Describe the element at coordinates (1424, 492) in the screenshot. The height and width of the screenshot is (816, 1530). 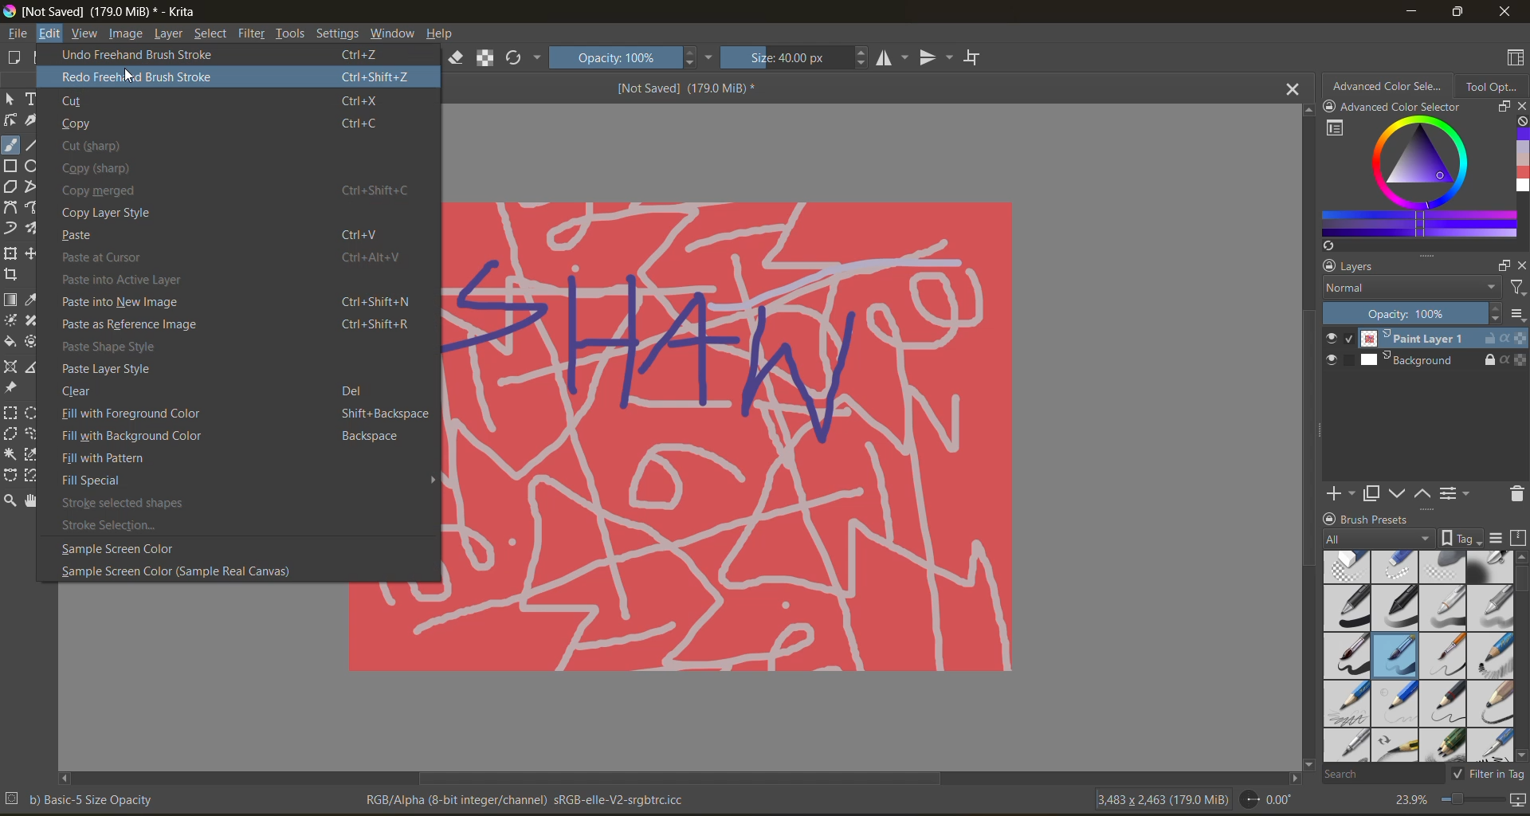
I see `mask up` at that location.